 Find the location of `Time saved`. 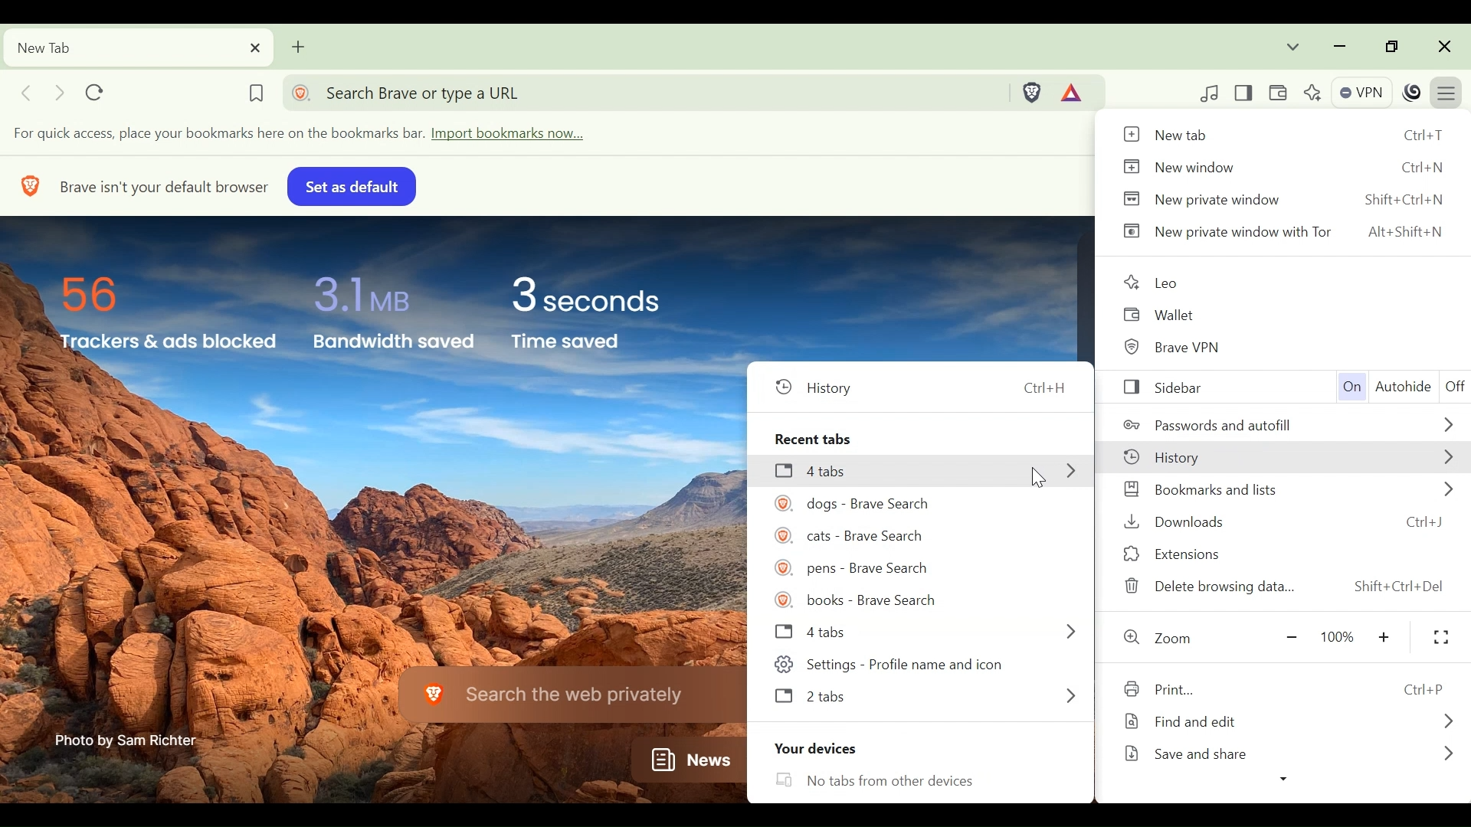

Time saved is located at coordinates (587, 345).